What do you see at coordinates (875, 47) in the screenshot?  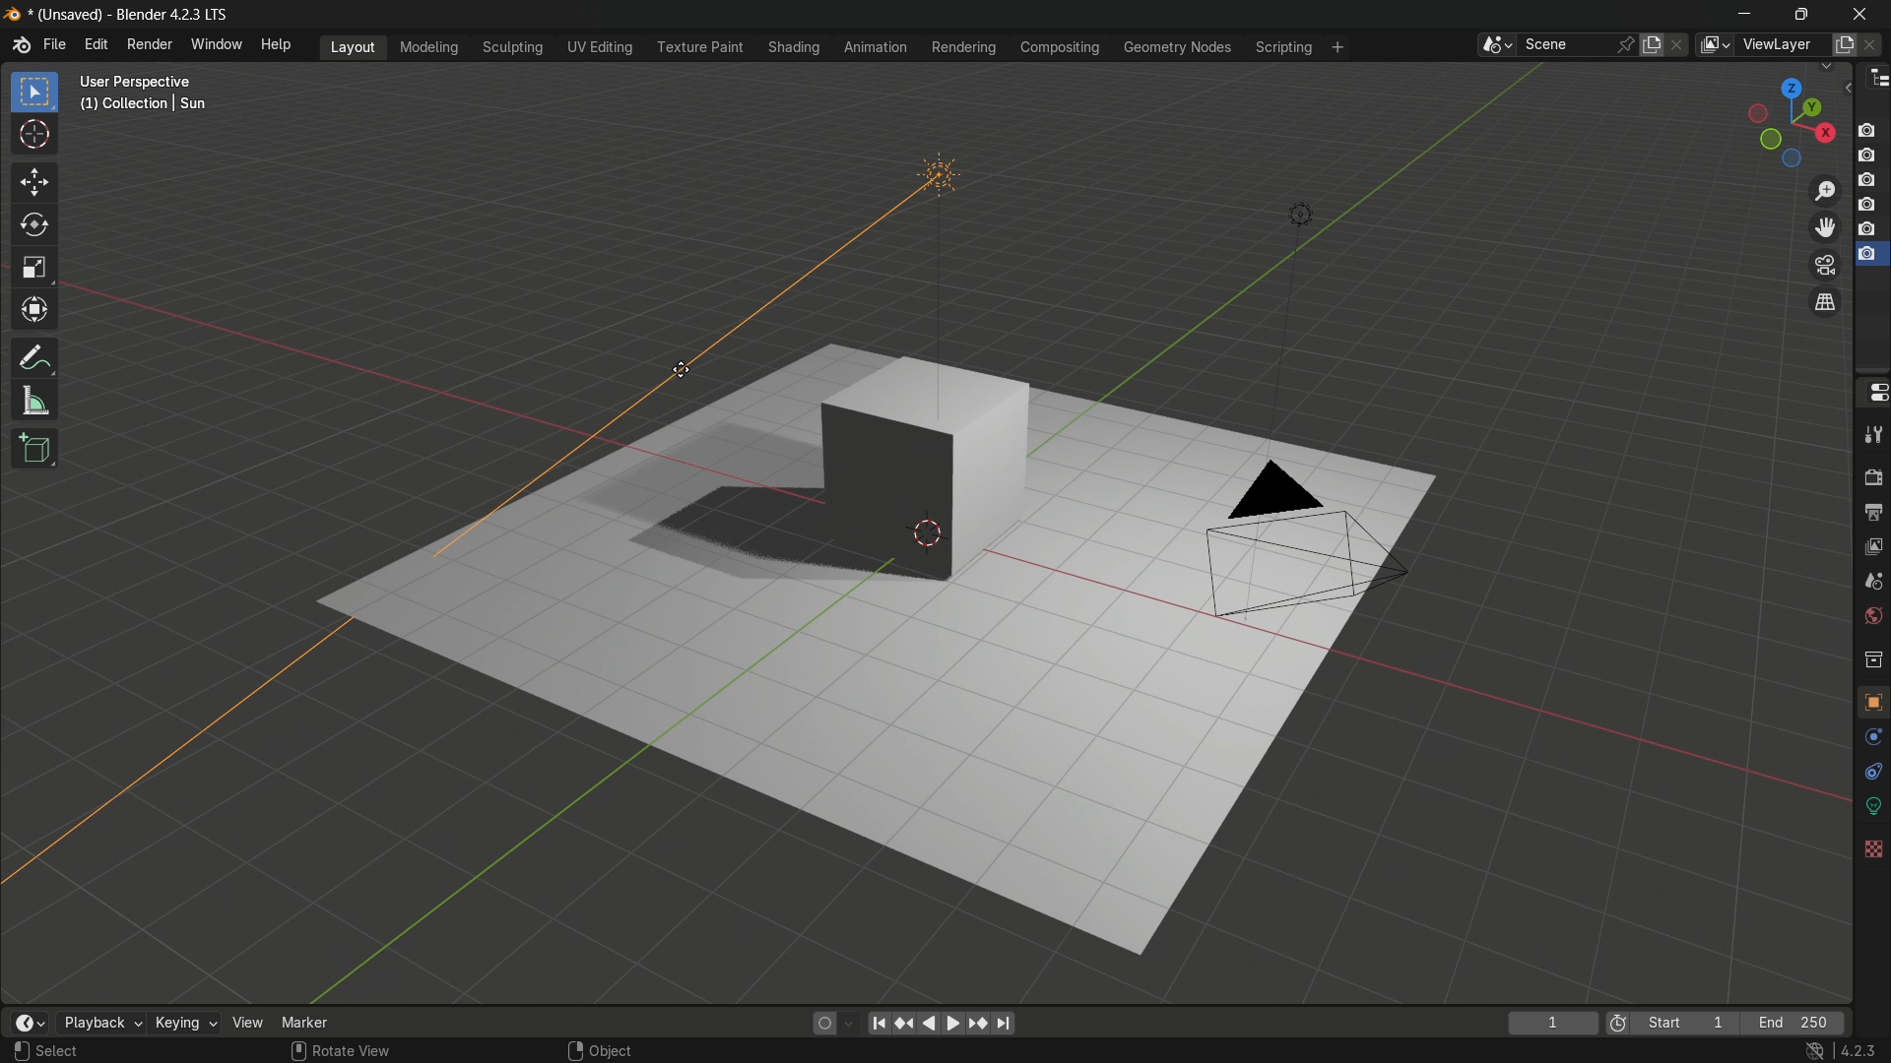 I see `animation` at bounding box center [875, 47].